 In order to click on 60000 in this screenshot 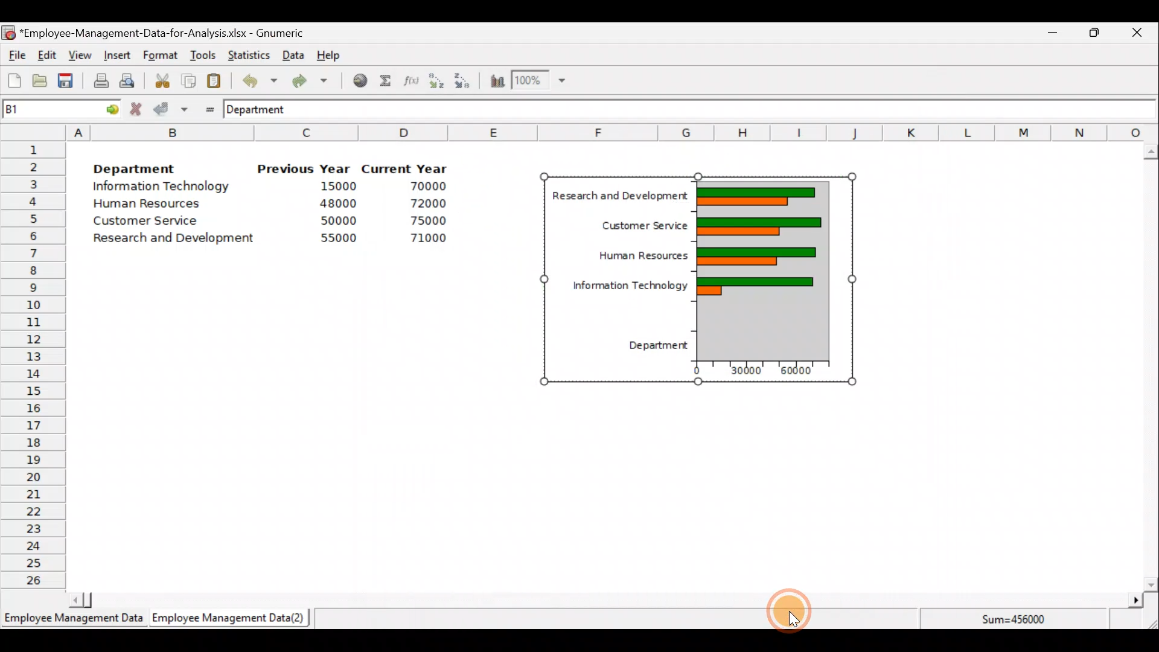, I will do `click(801, 372)`.